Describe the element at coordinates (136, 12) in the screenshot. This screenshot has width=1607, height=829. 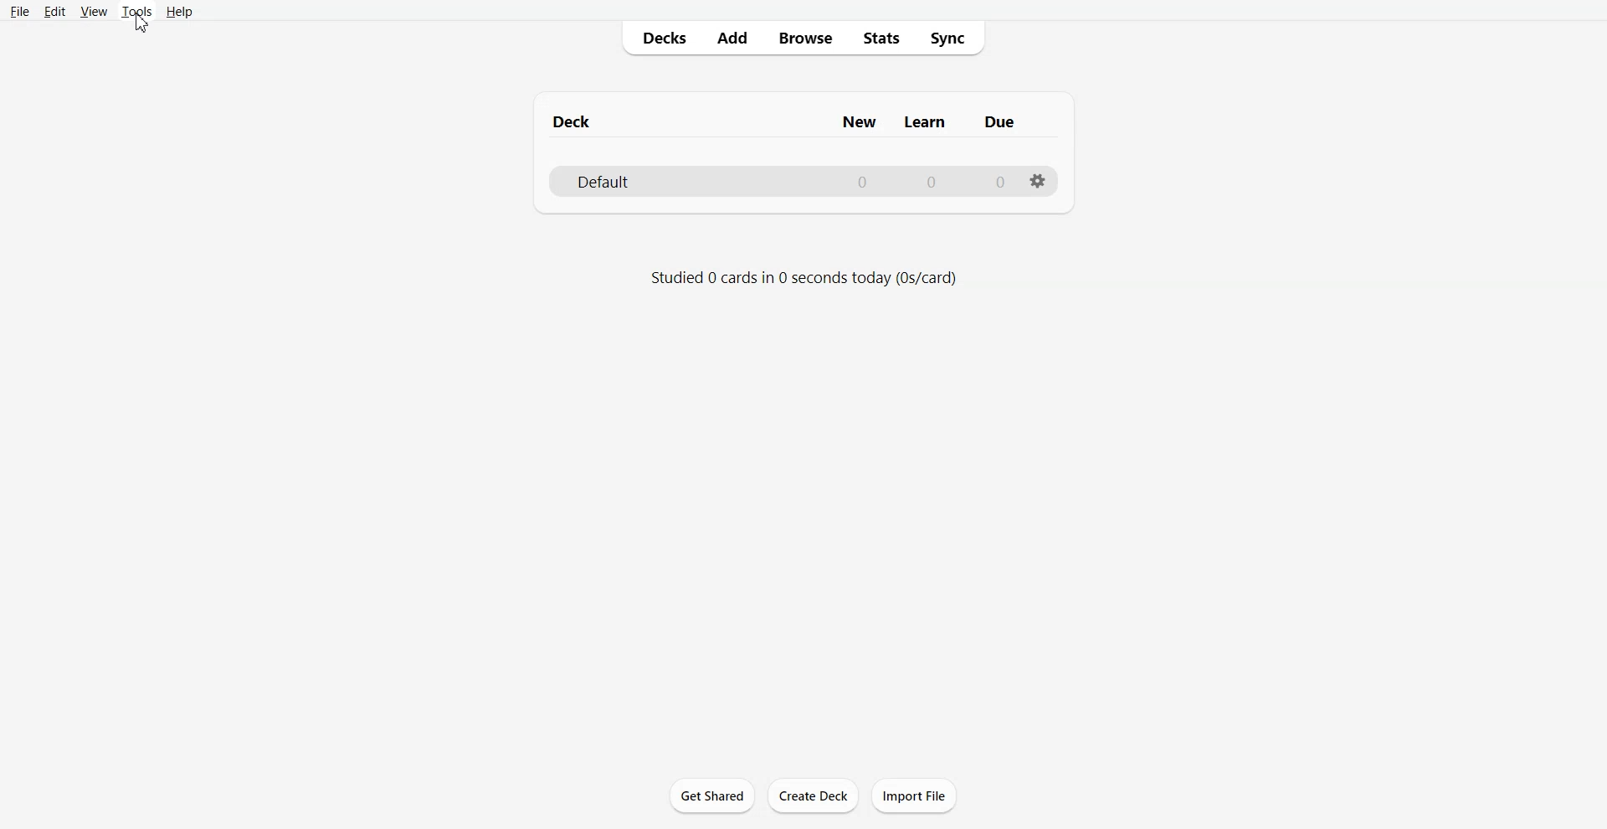
I see `Tools` at that location.